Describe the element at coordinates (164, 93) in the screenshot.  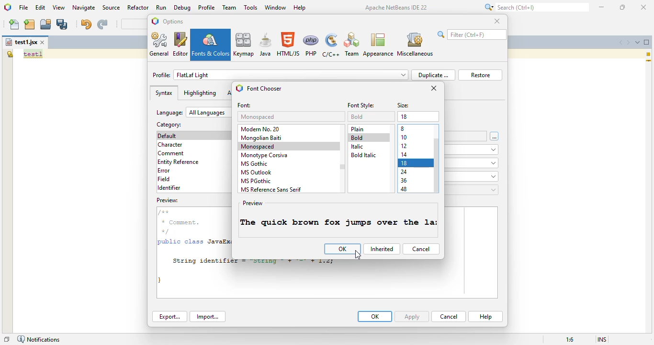
I see `syntax` at that location.